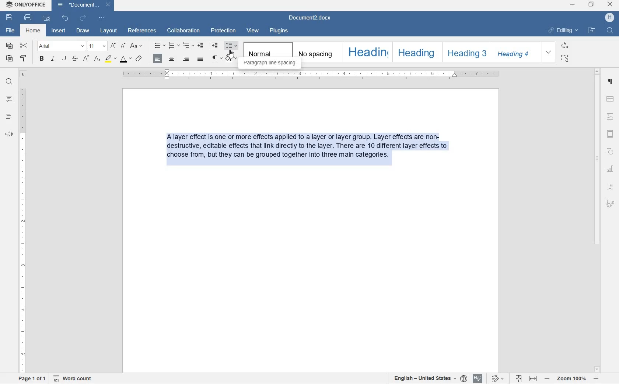  Describe the element at coordinates (34, 31) in the screenshot. I see `home` at that location.